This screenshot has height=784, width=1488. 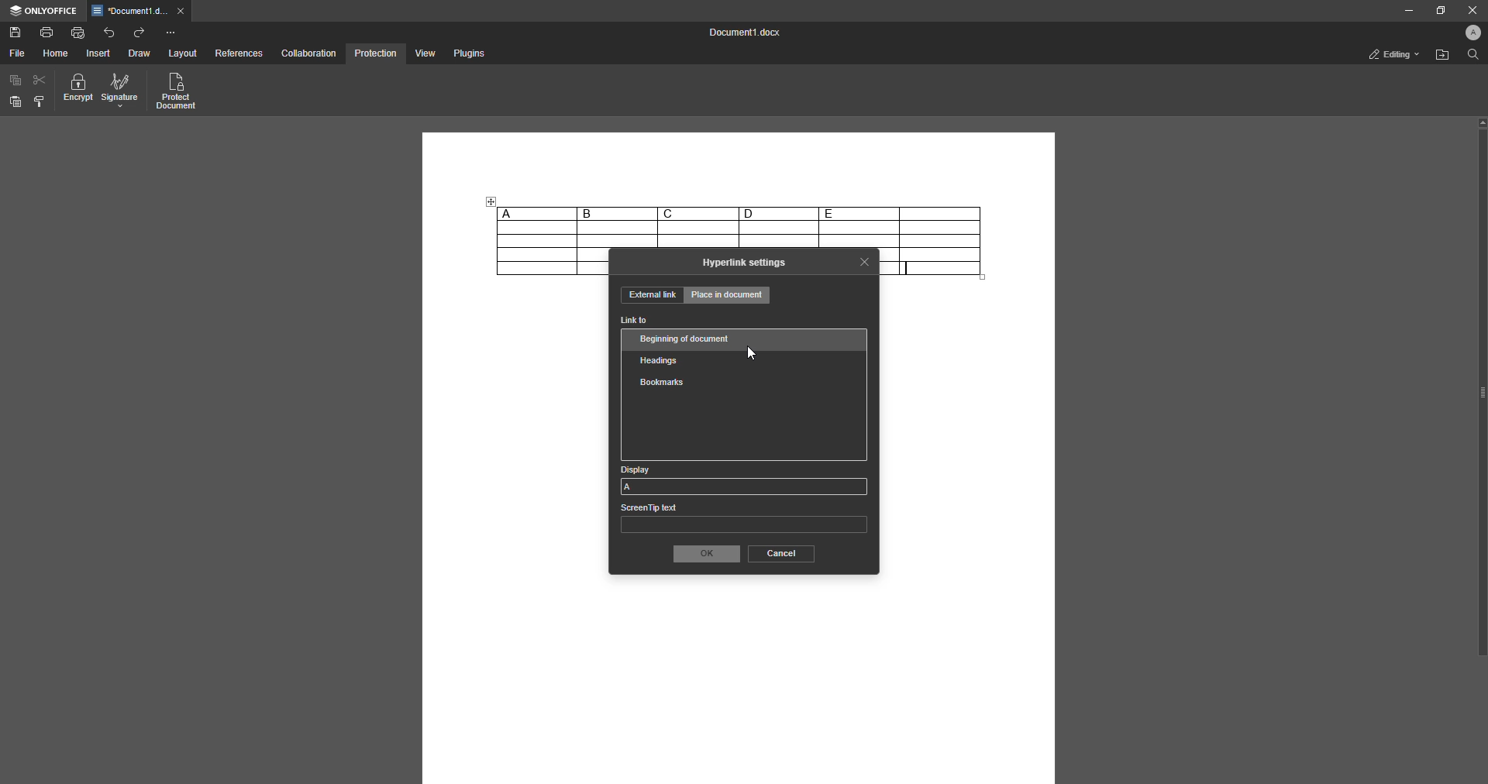 What do you see at coordinates (617, 214) in the screenshot?
I see `B` at bounding box center [617, 214].